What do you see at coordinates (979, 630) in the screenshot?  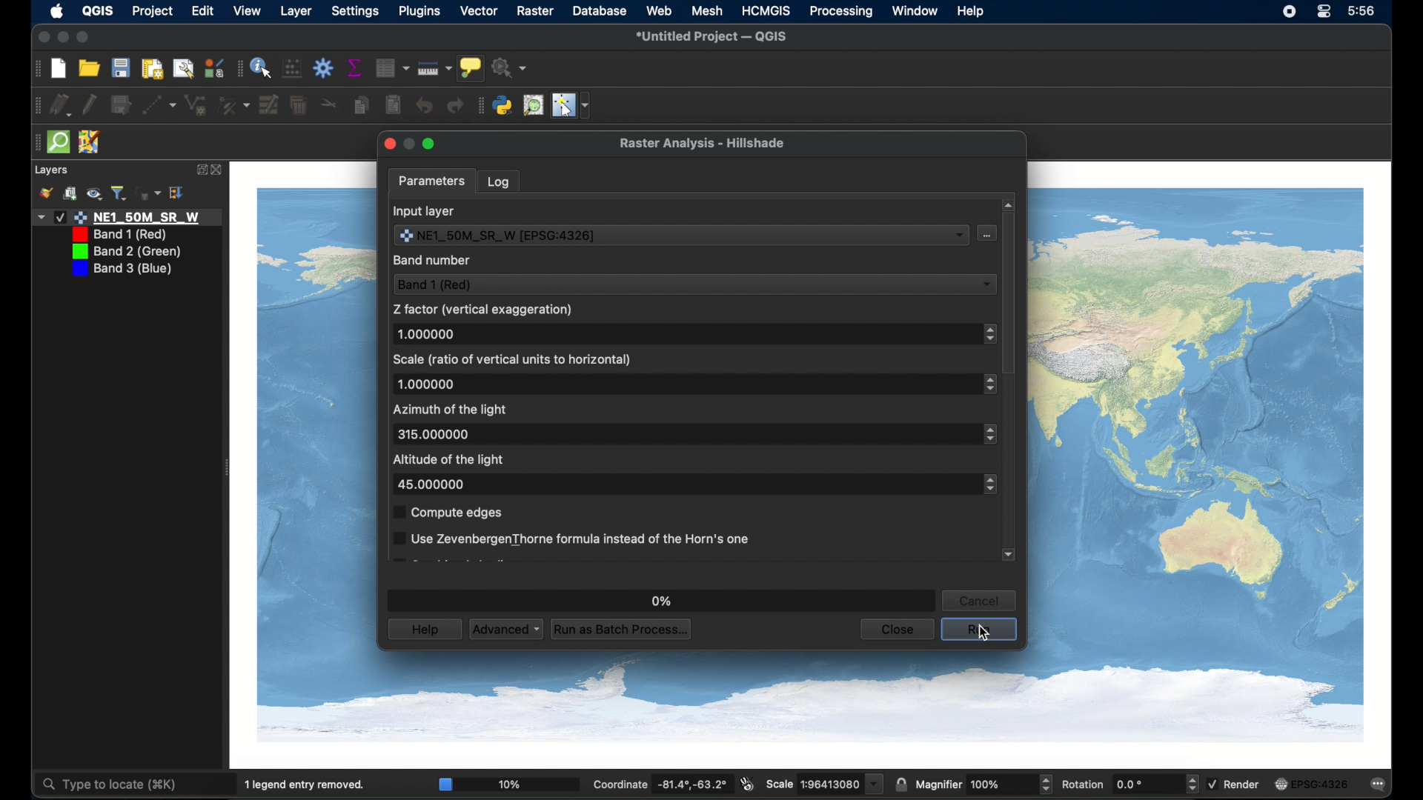 I see `run` at bounding box center [979, 630].